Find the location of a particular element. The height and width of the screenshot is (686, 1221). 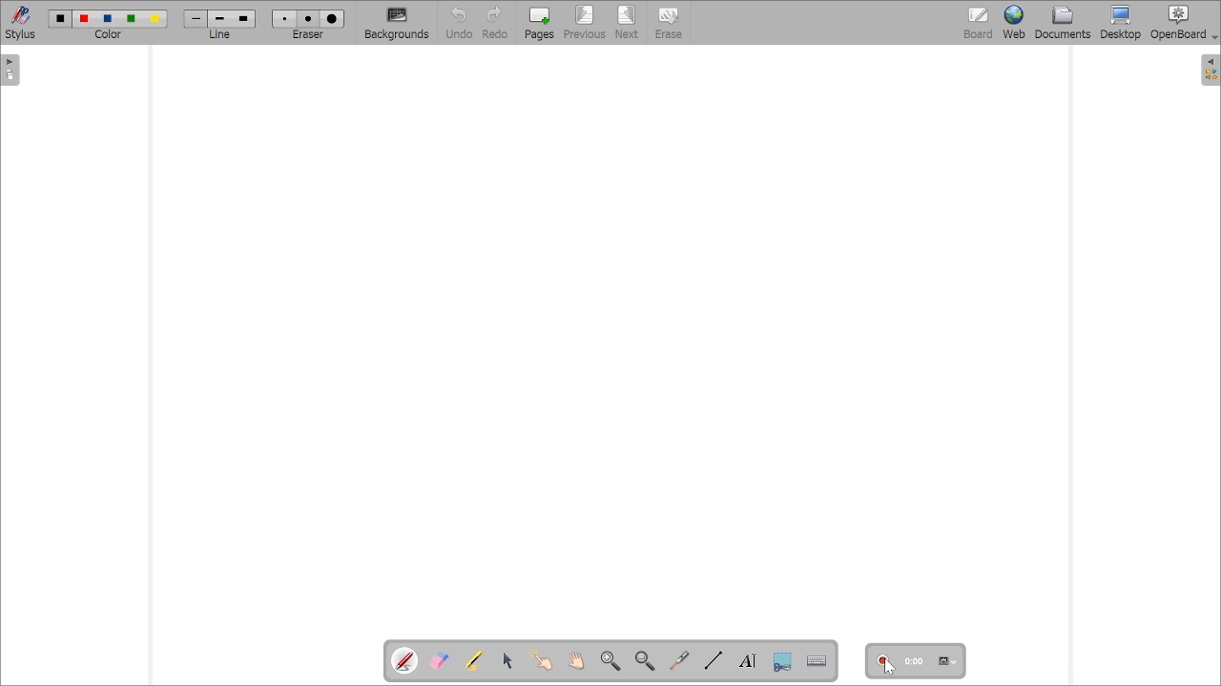

OpenBoard is located at coordinates (1185, 23).